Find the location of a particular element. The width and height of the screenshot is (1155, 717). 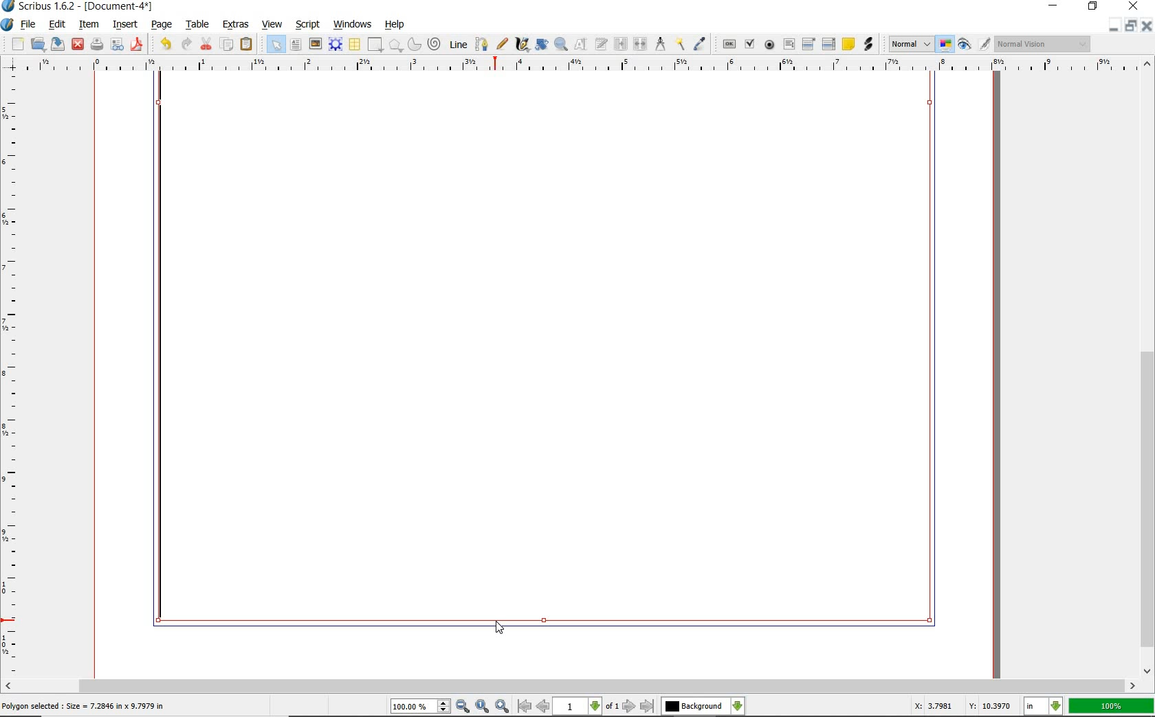

cursor is located at coordinates (501, 630).